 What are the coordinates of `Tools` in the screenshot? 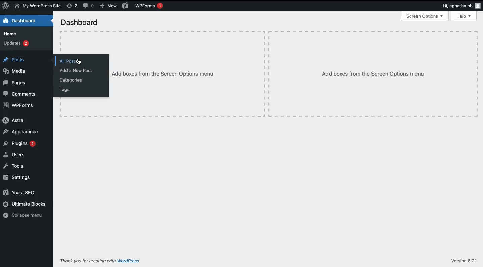 It's located at (14, 166).